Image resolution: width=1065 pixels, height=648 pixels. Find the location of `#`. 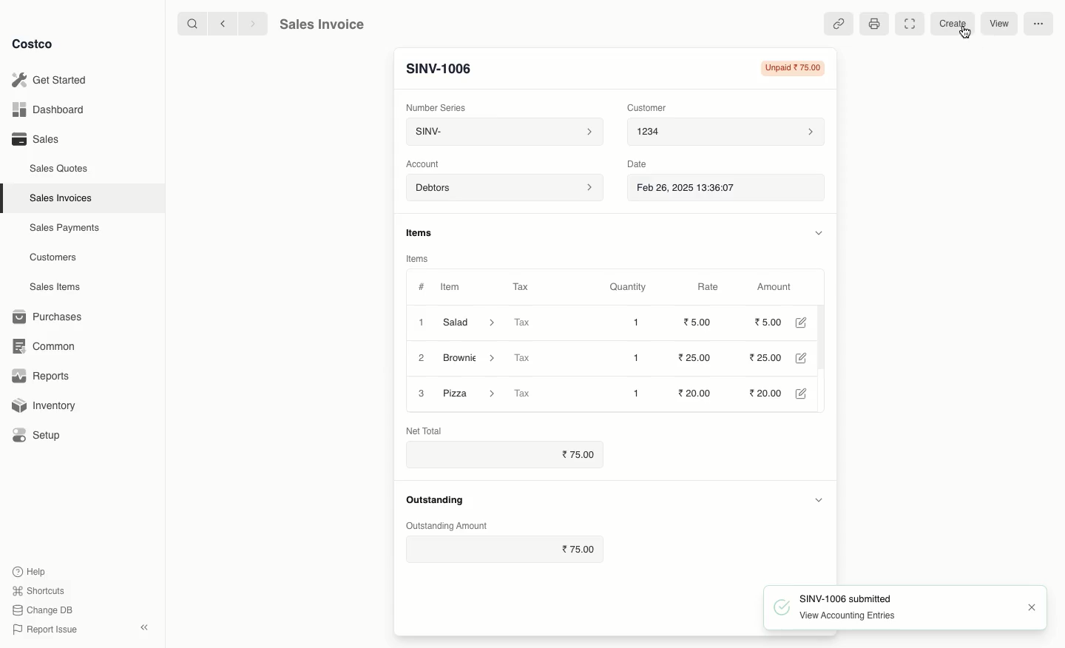

# is located at coordinates (422, 286).